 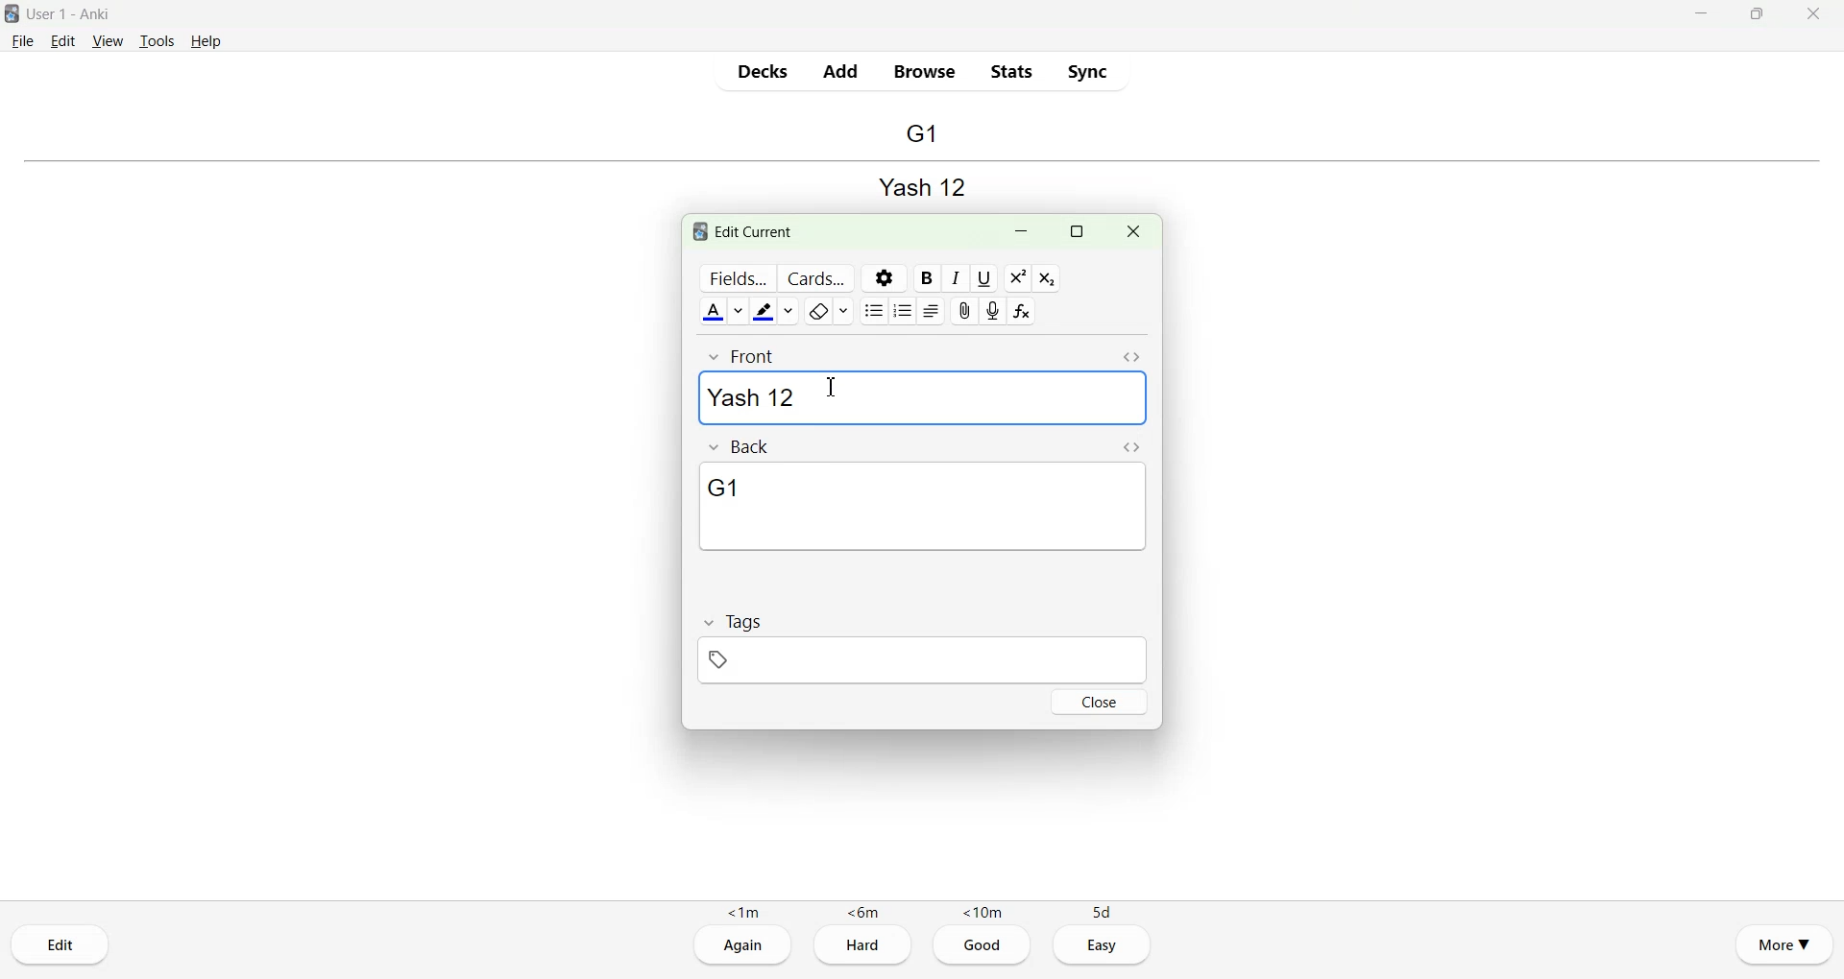 What do you see at coordinates (742, 946) in the screenshot?
I see `Again` at bounding box center [742, 946].